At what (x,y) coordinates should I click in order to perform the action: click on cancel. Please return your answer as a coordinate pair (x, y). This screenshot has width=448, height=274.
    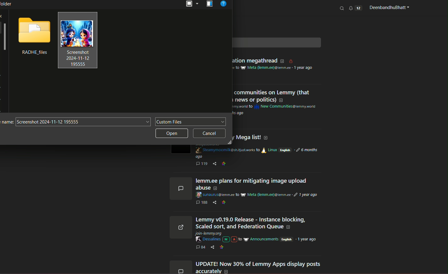
    Looking at the image, I should click on (210, 133).